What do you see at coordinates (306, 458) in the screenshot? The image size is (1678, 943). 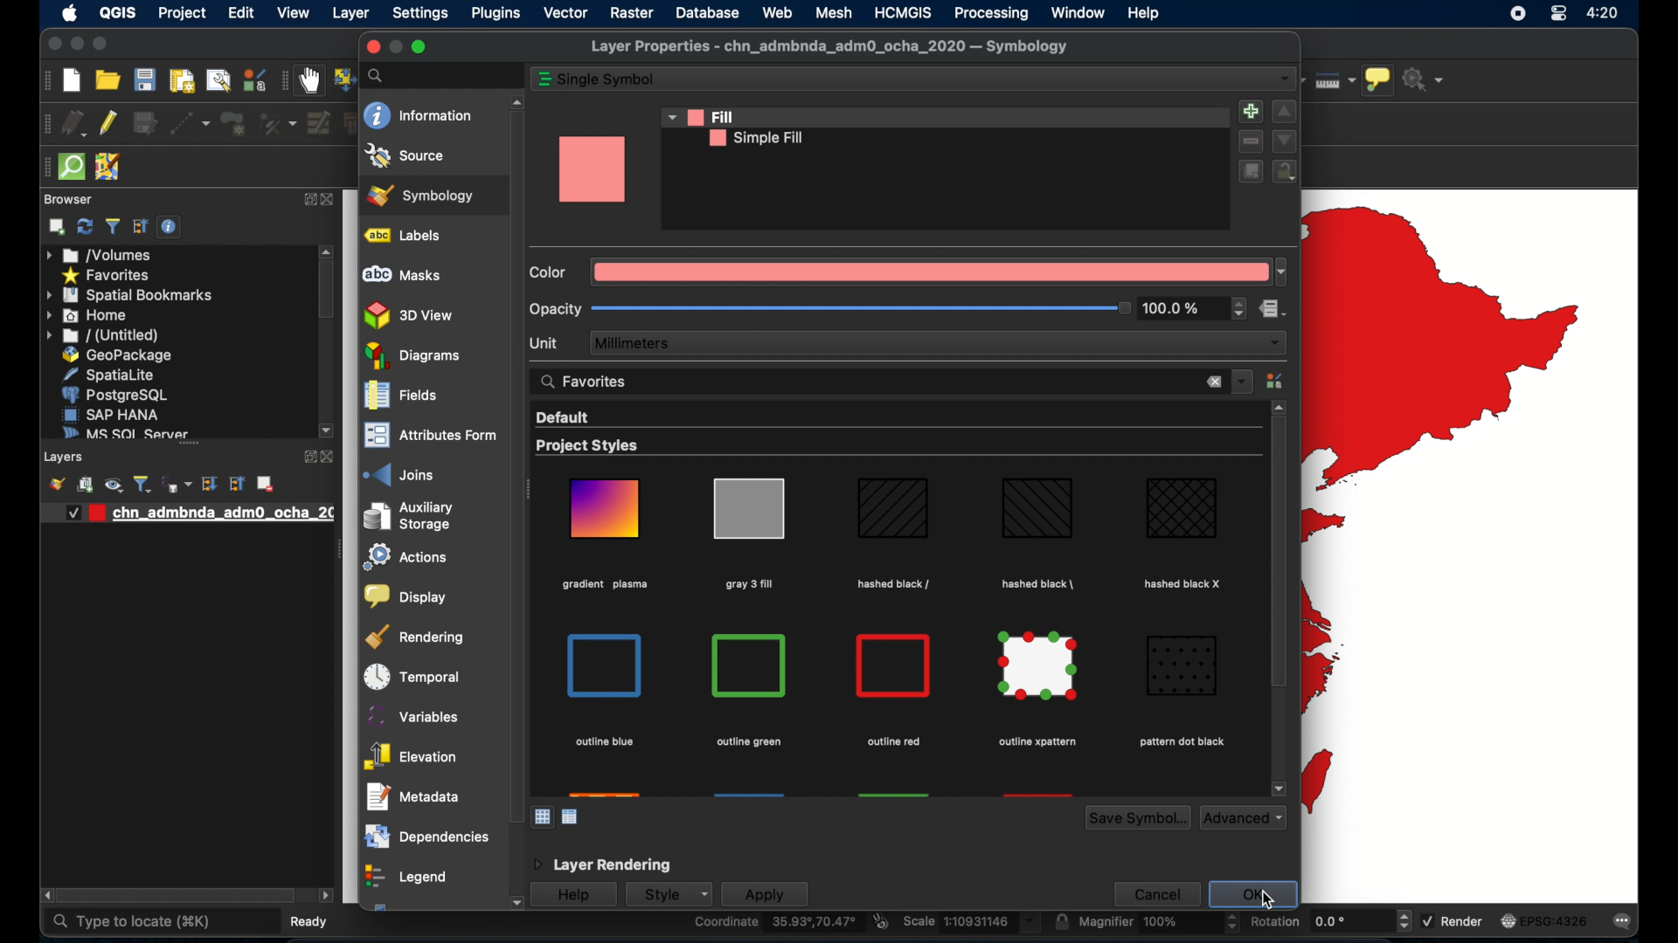 I see `expand` at bounding box center [306, 458].